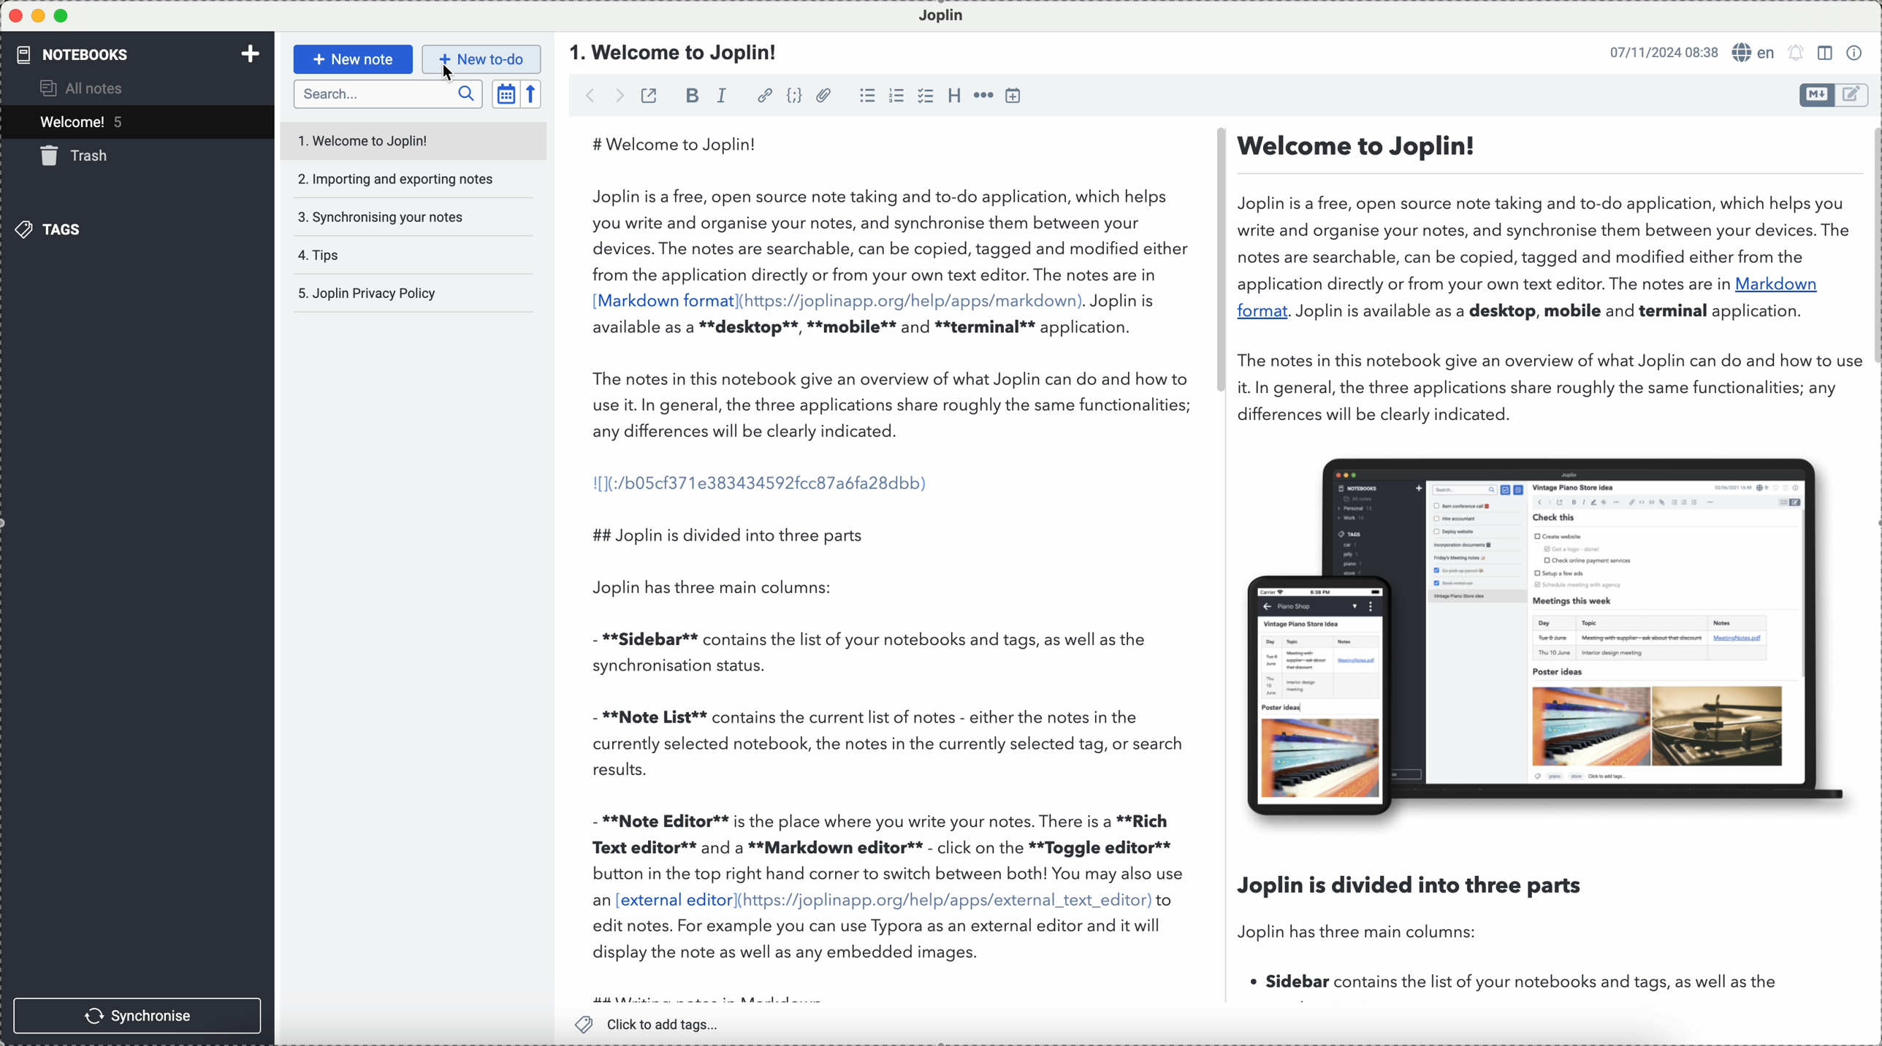 This screenshot has width=1882, height=1046. Describe the element at coordinates (389, 94) in the screenshot. I see `search bar` at that location.